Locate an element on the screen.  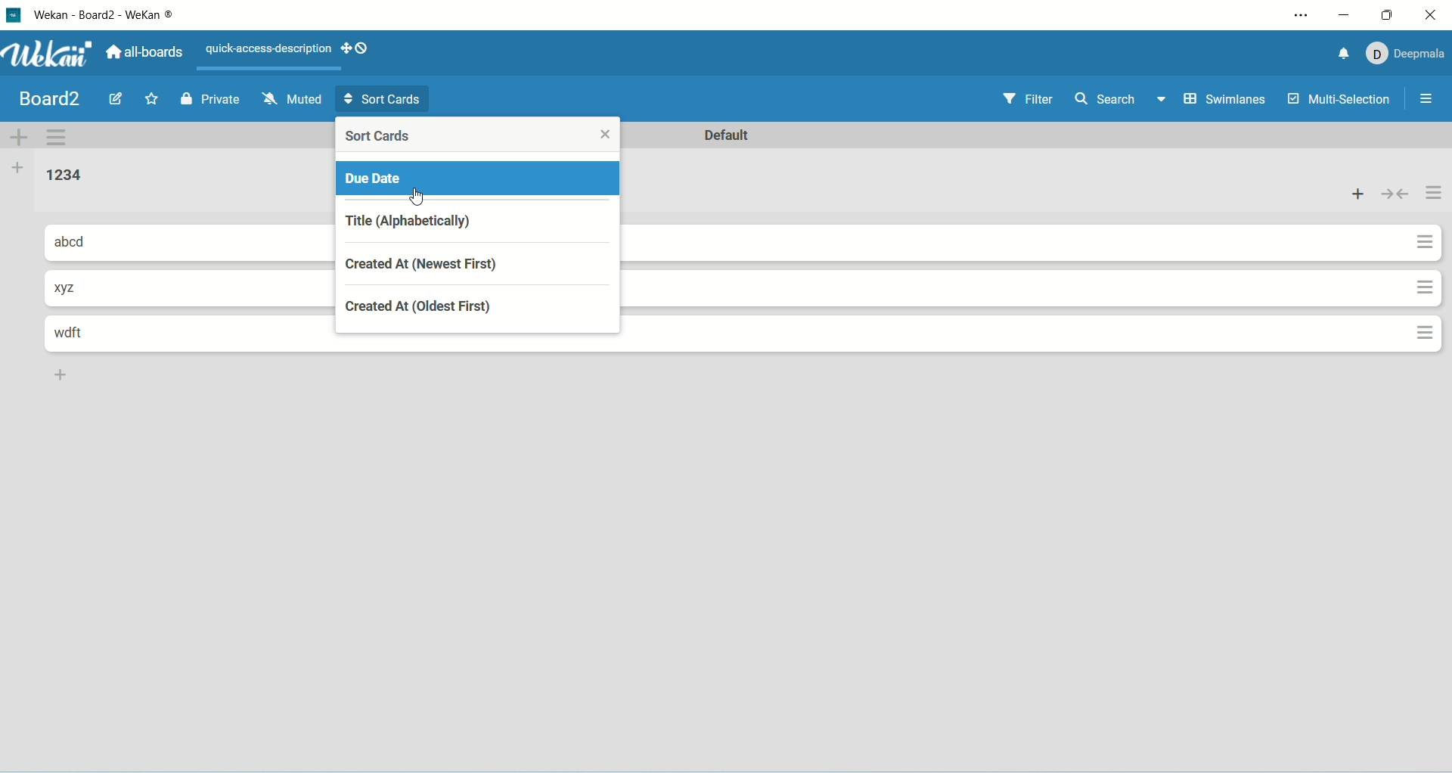
search is located at coordinates (1120, 101).